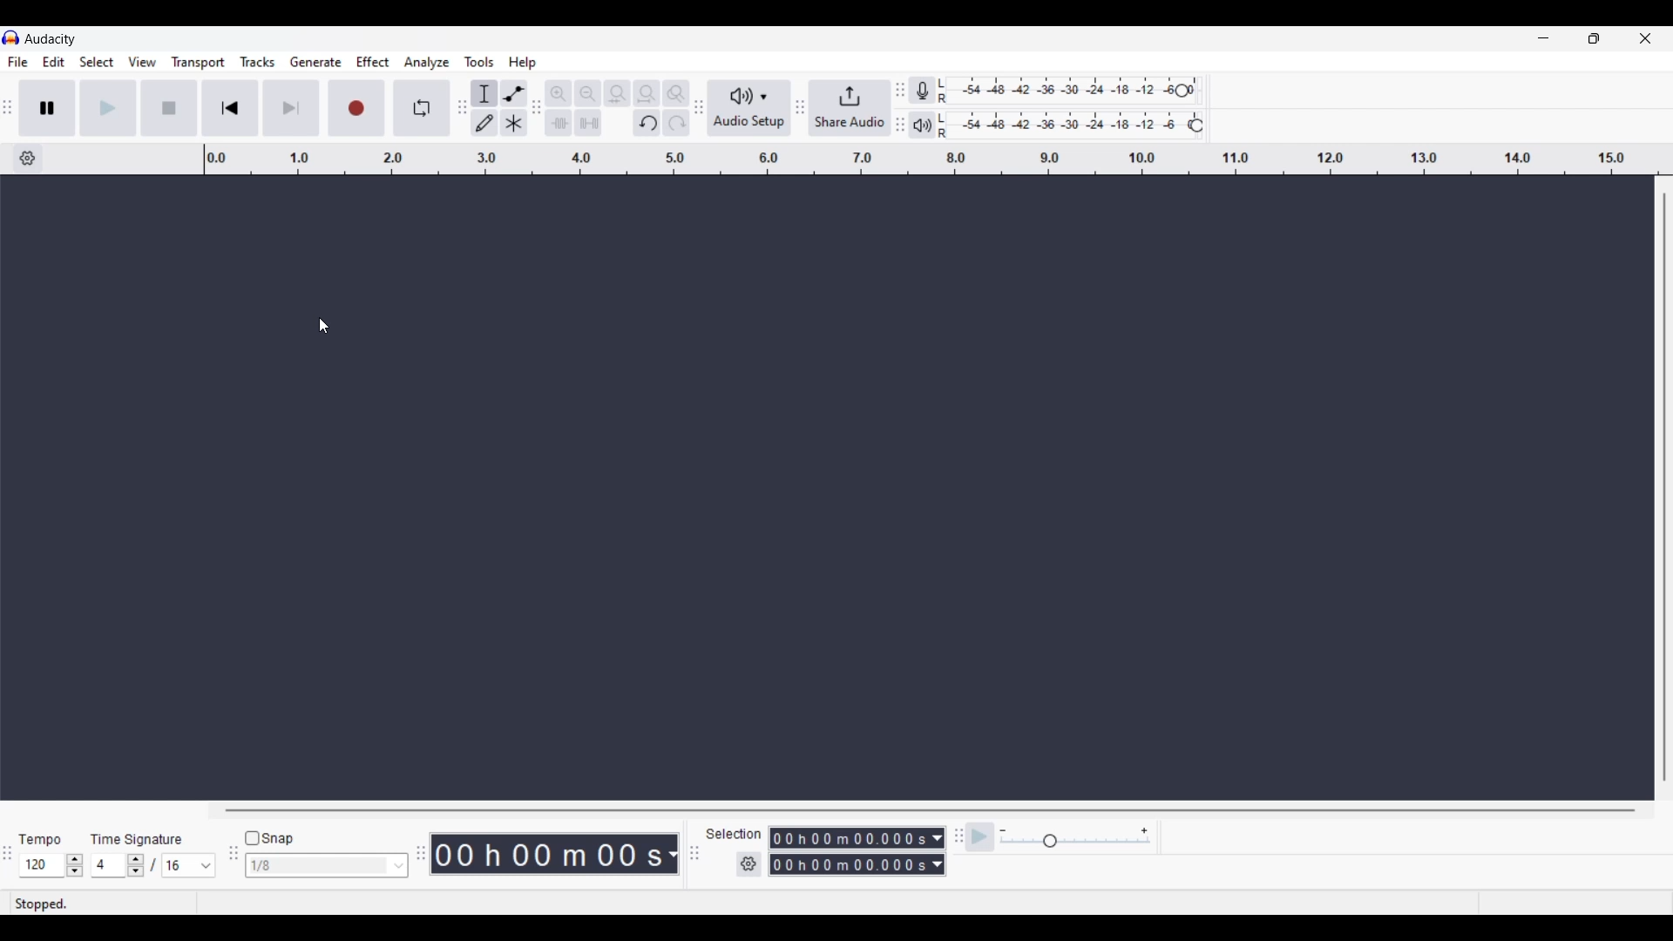 This screenshot has width=1673, height=941. Describe the element at coordinates (136, 865) in the screenshot. I see `Increase/Decrease time signature` at that location.